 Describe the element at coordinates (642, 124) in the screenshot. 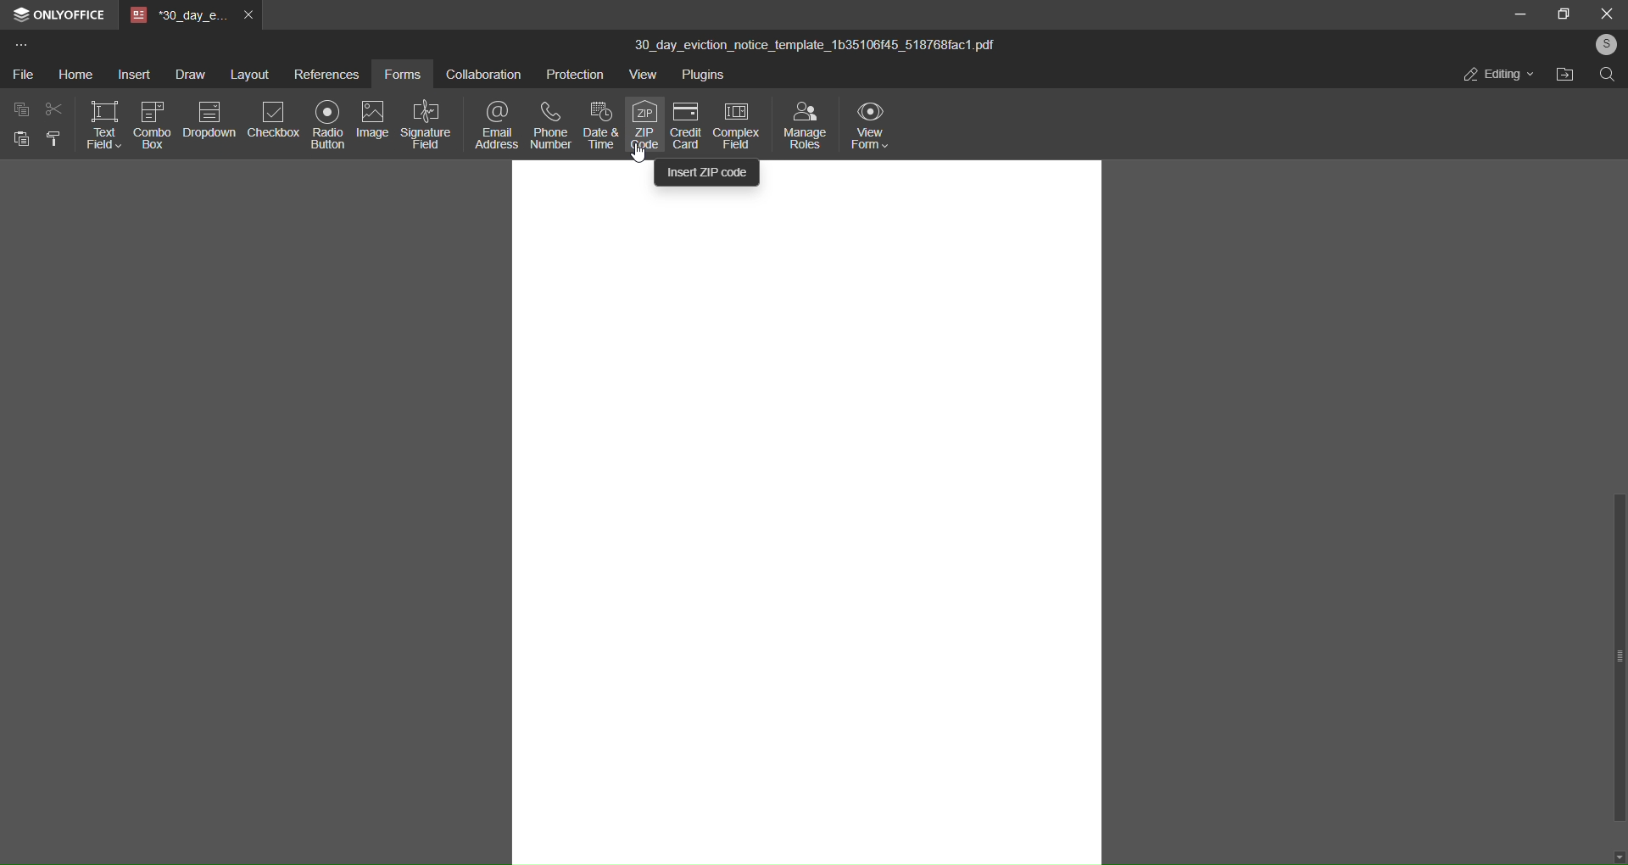

I see `zip code` at that location.